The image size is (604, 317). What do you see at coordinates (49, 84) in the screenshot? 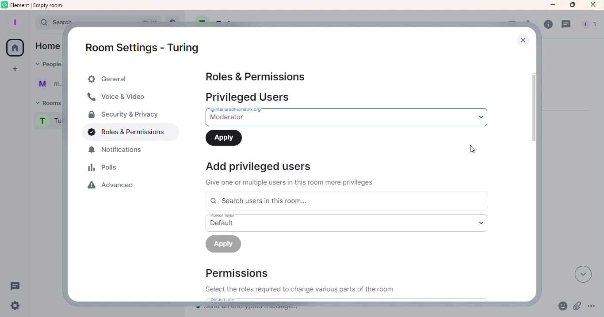
I see `User` at bounding box center [49, 84].